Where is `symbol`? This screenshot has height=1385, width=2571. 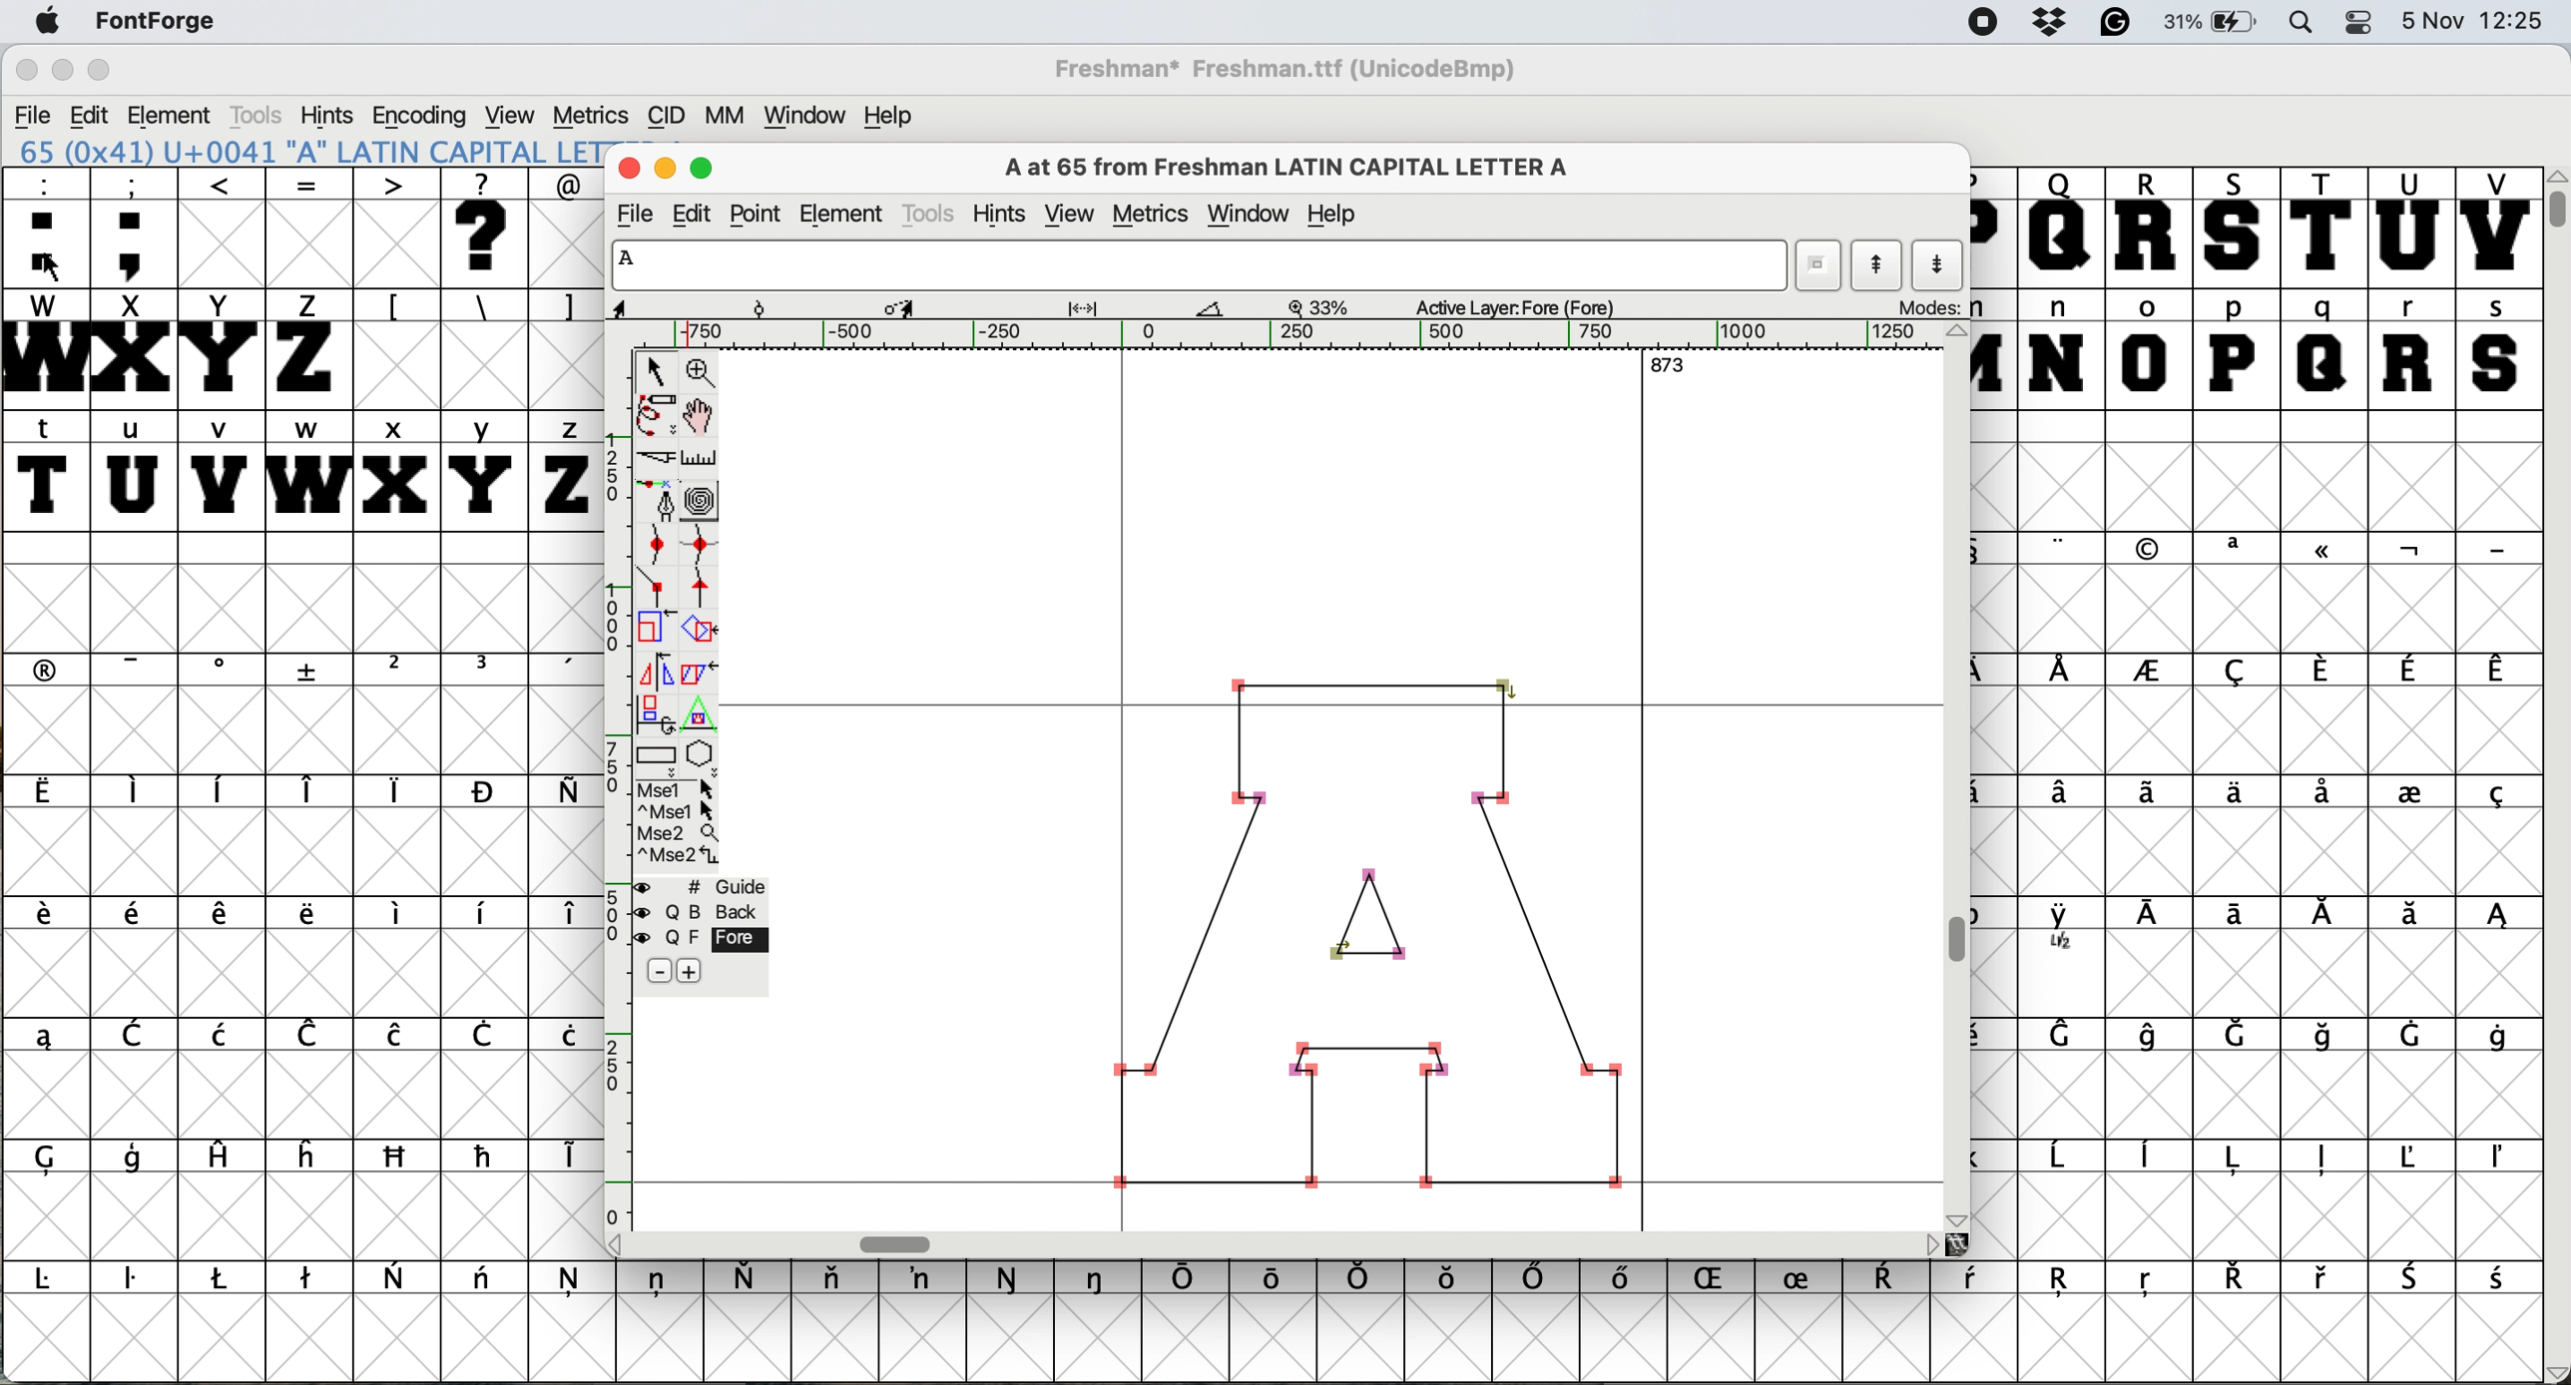
symbol is located at coordinates (1011, 1278).